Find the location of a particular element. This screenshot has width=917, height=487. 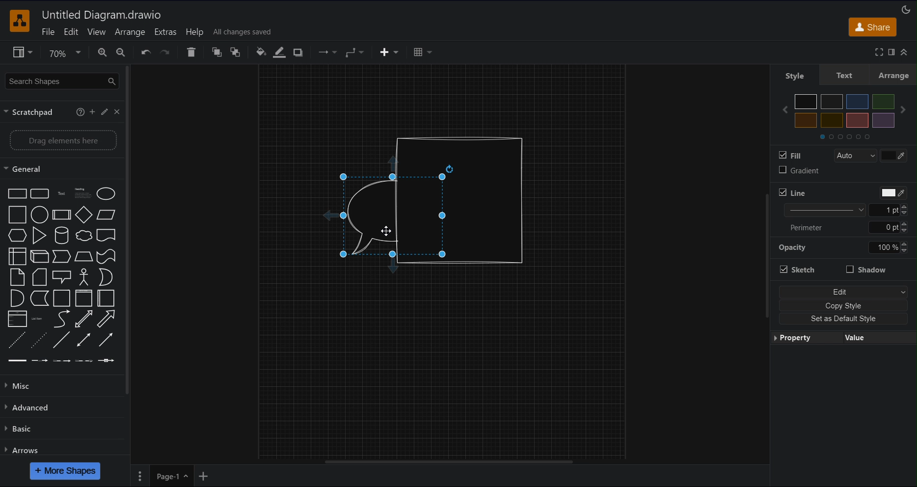

More Shapes is located at coordinates (65, 471).